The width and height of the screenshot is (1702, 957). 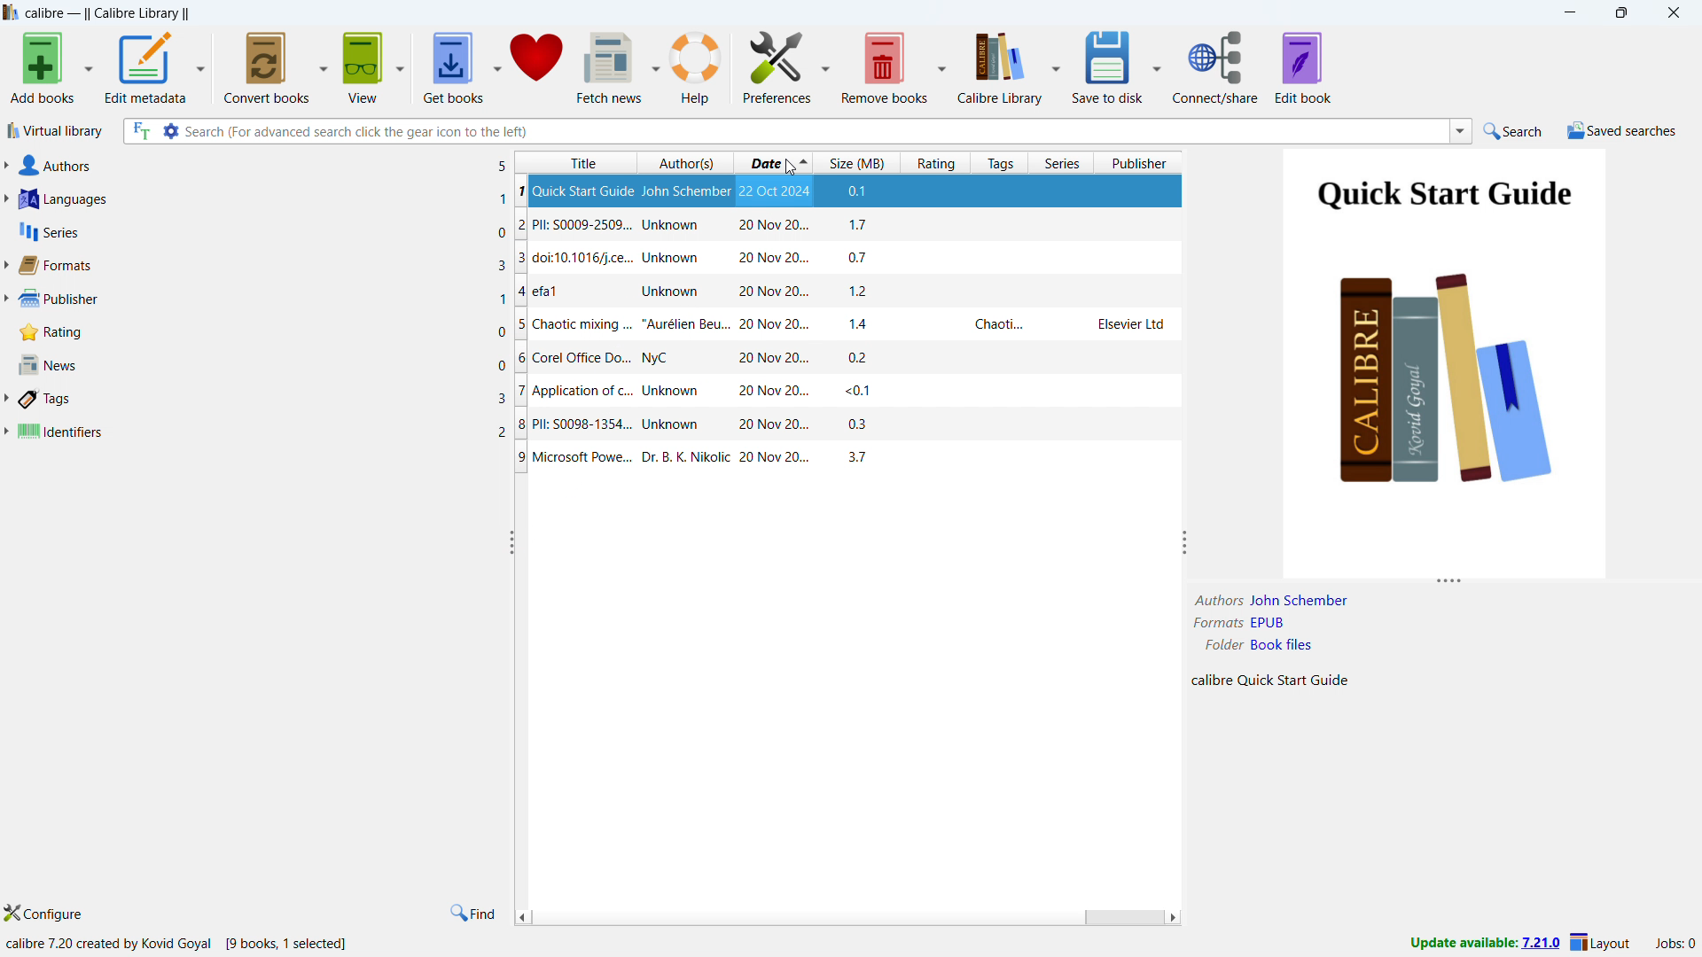 I want to click on Unknown, so click(x=680, y=191).